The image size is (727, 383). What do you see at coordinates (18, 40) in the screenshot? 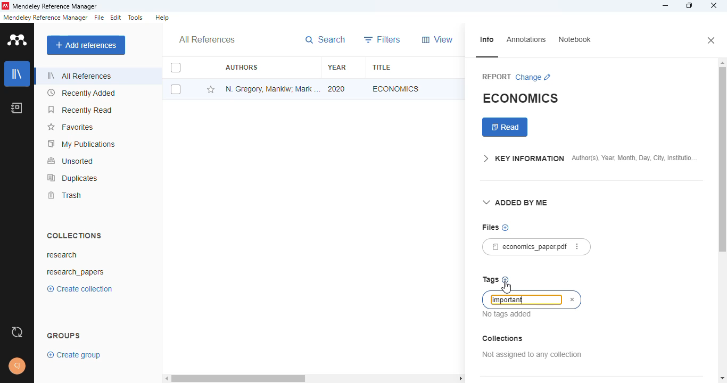
I see `logo` at bounding box center [18, 40].